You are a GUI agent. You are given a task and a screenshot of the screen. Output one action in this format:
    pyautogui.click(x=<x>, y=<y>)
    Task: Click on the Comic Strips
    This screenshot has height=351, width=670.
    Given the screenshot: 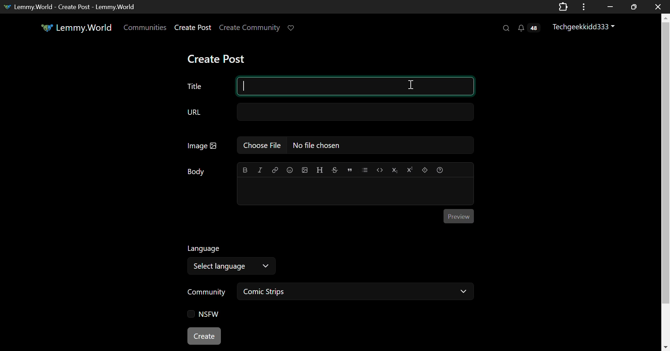 What is the action you would take?
    pyautogui.click(x=357, y=292)
    